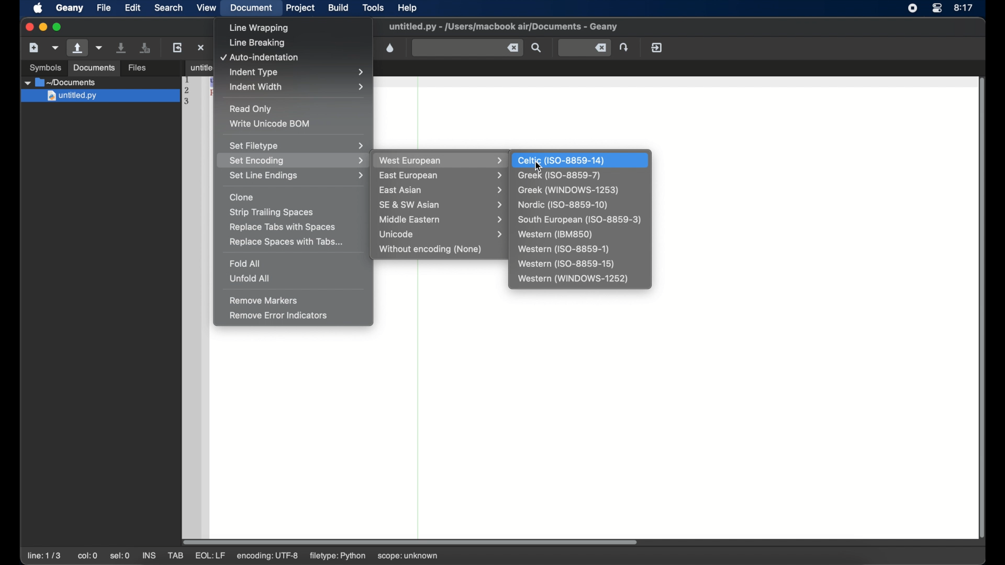 The height and width of the screenshot is (565, 1005). What do you see at coordinates (657, 47) in the screenshot?
I see `quit geany` at bounding box center [657, 47].